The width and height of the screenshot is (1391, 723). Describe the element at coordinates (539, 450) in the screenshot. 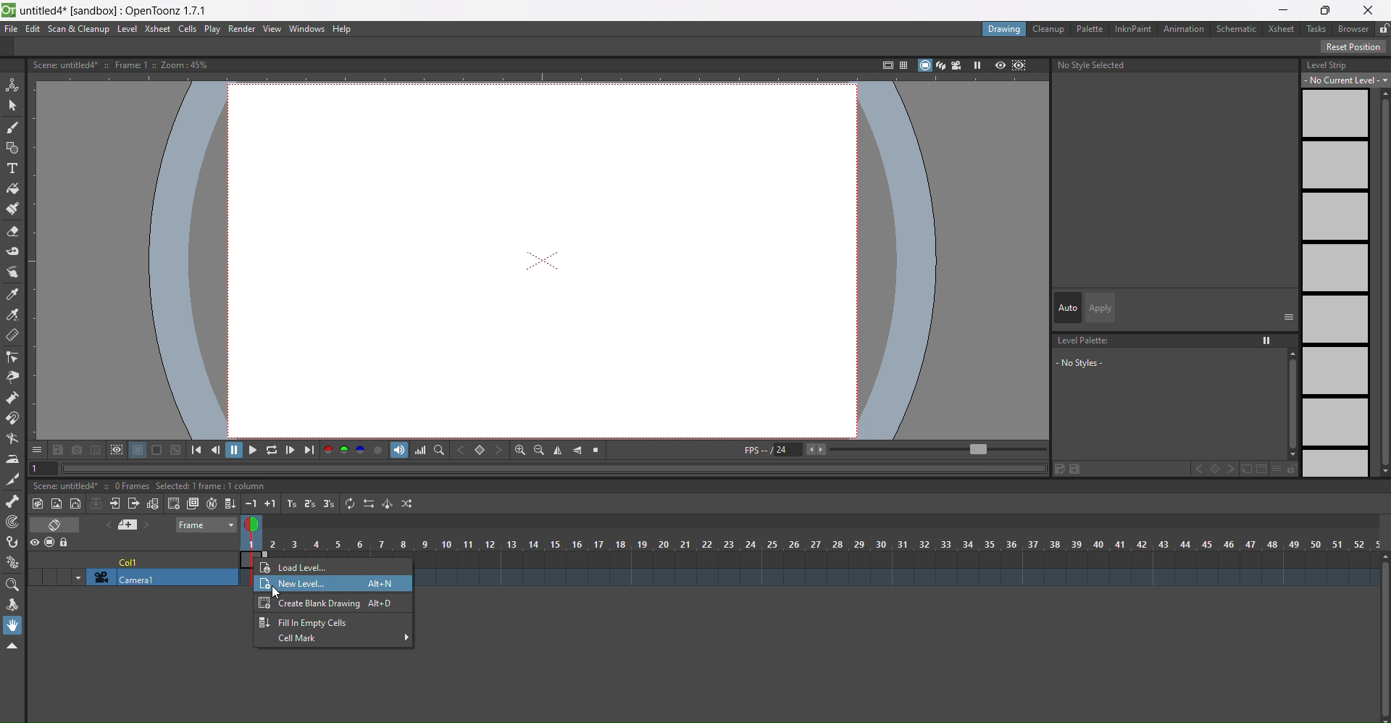

I see `zoom out` at that location.